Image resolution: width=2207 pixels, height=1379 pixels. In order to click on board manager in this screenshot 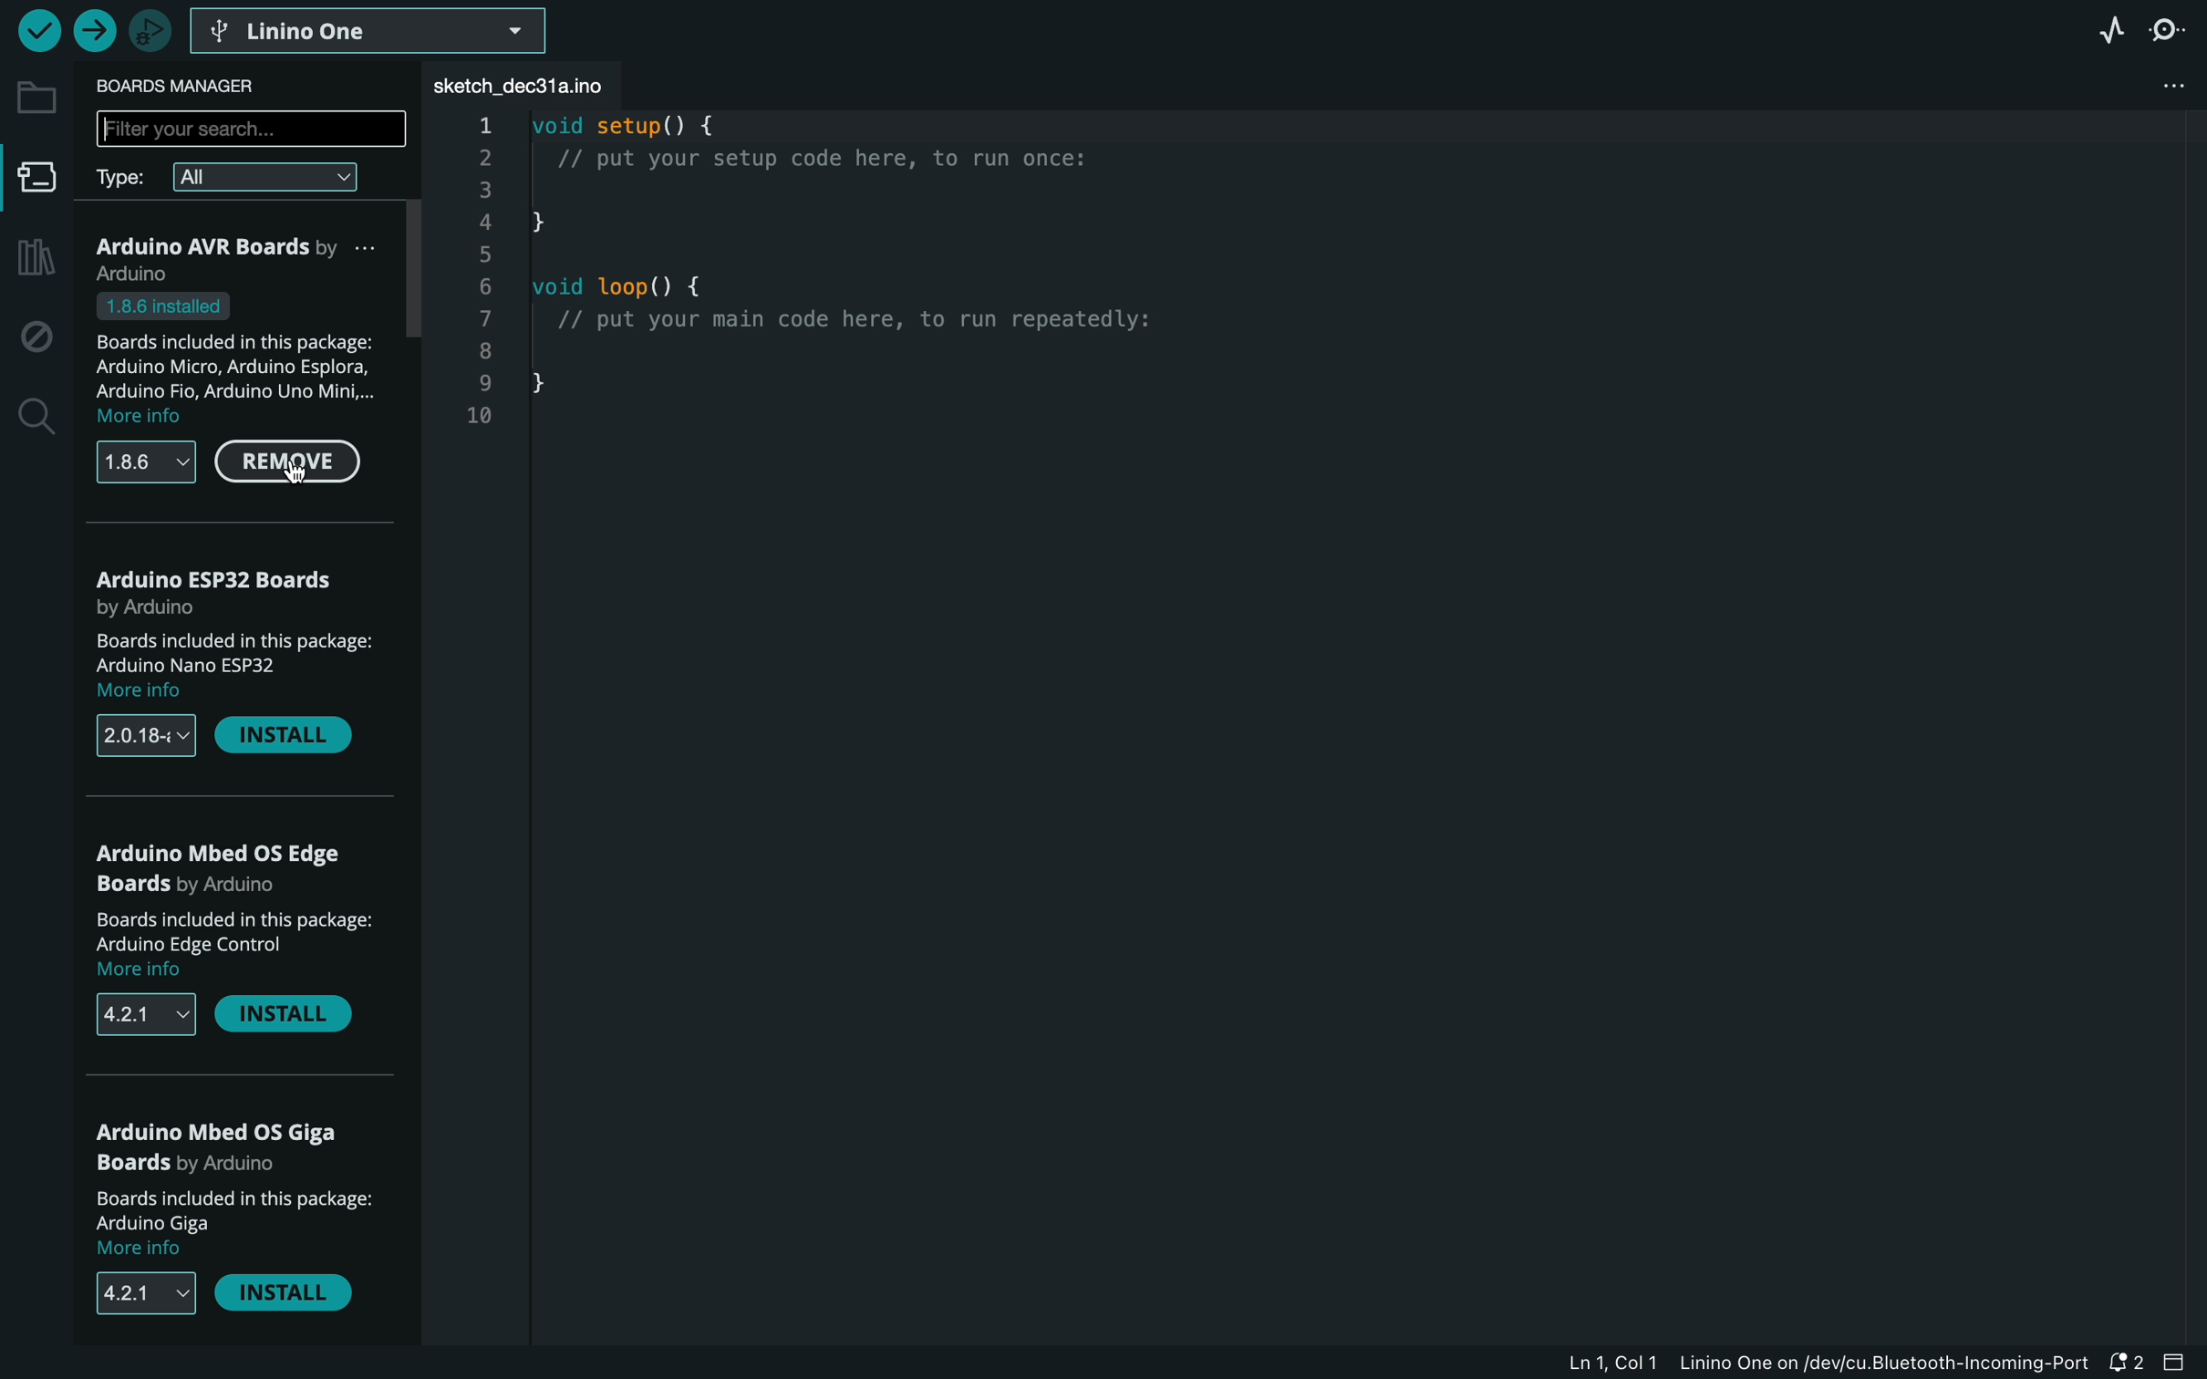, I will do `click(184, 84)`.